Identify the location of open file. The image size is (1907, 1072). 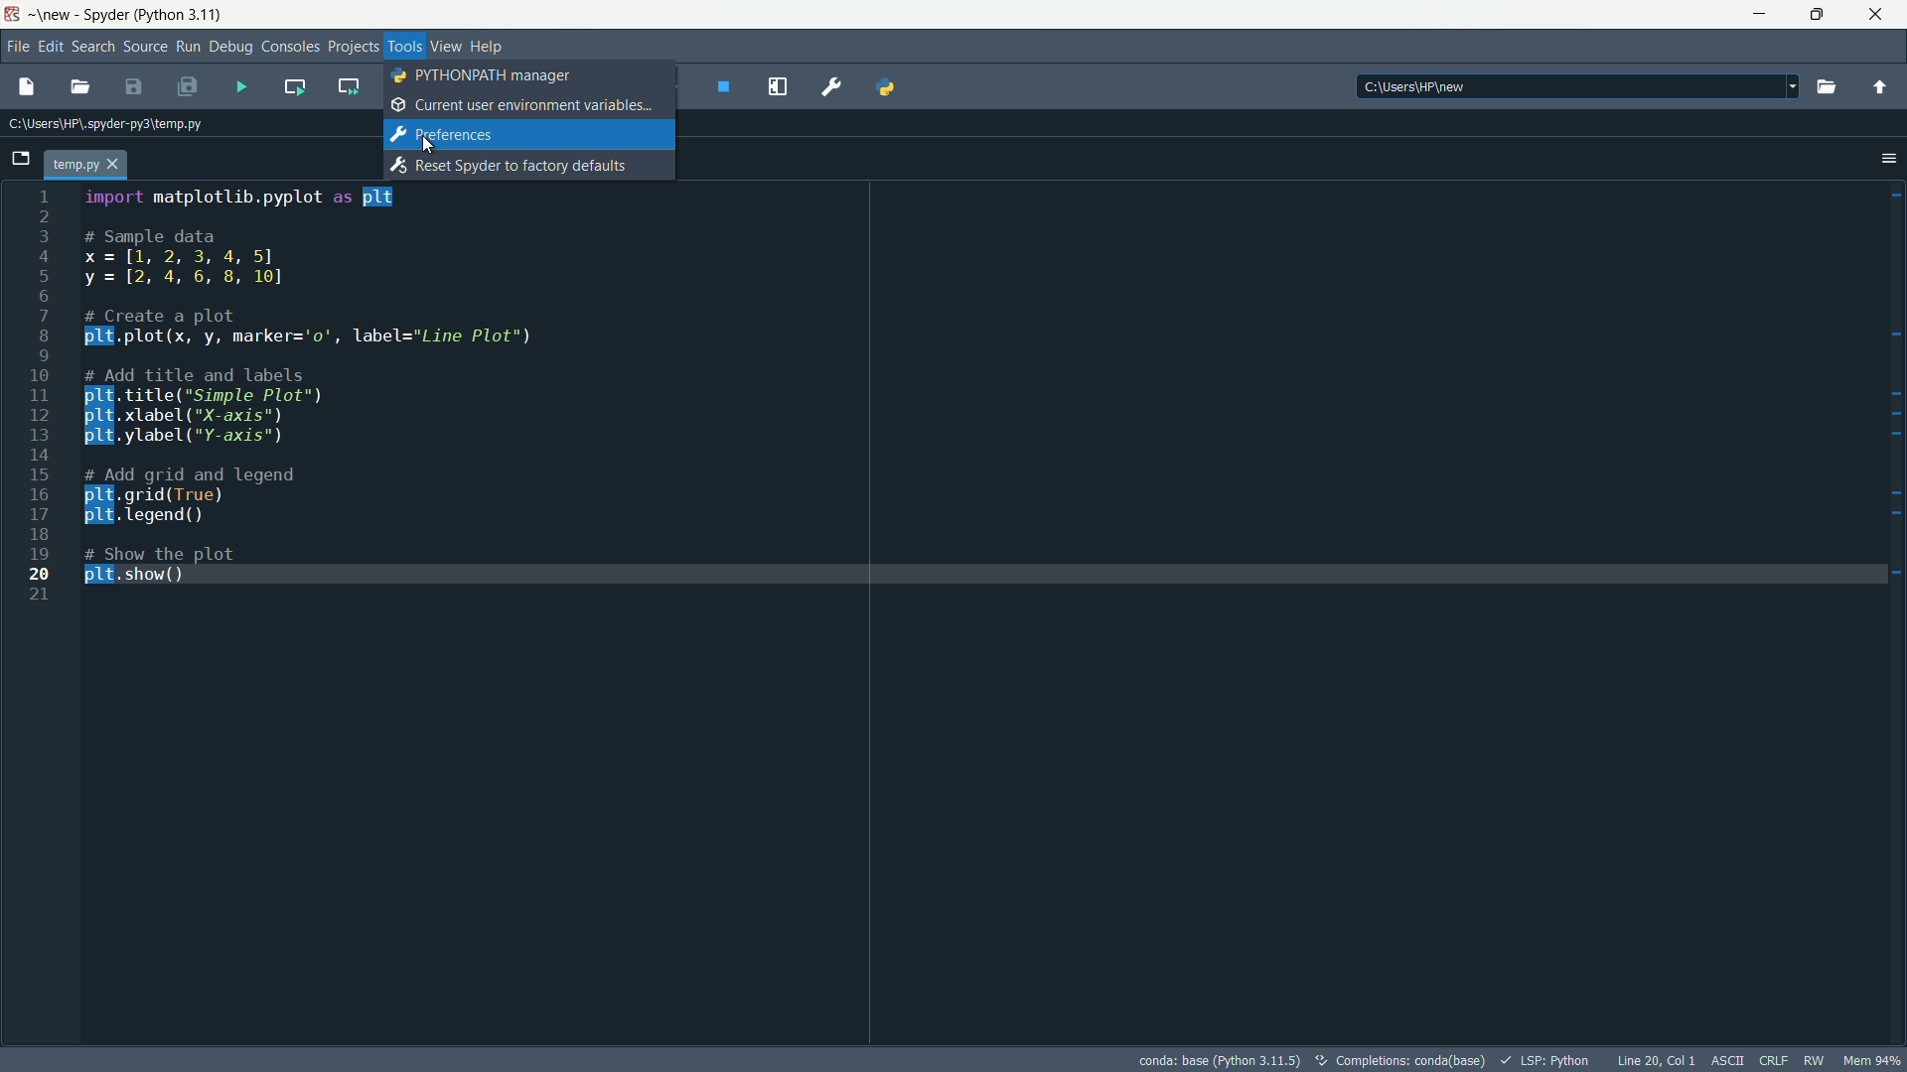
(81, 88).